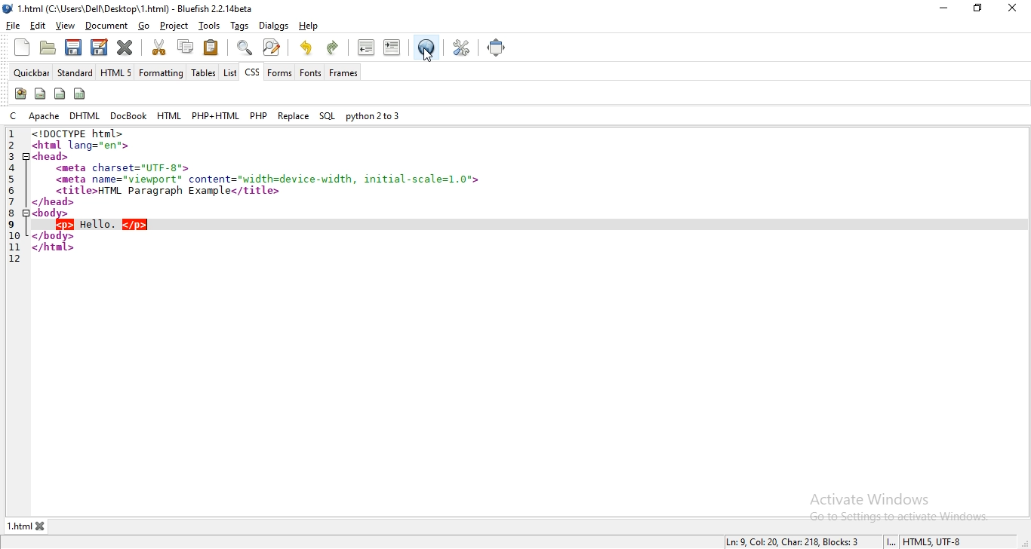 This screenshot has width=1031, height=549. What do you see at coordinates (429, 56) in the screenshot?
I see `cursor` at bounding box center [429, 56].